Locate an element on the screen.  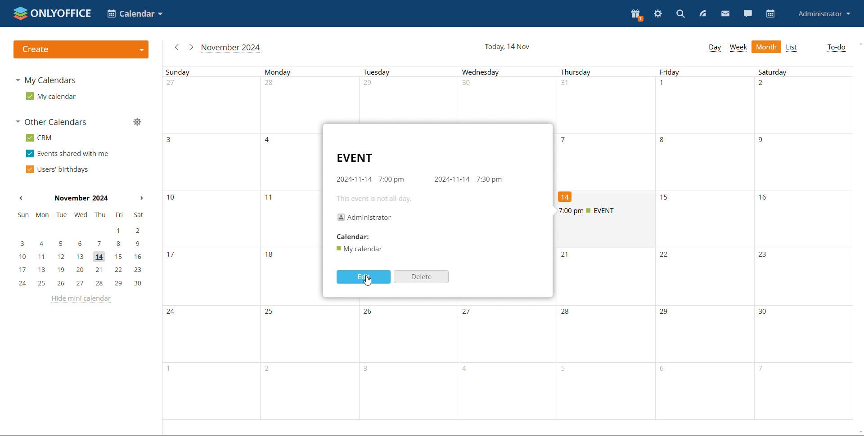
number is located at coordinates (173, 313).